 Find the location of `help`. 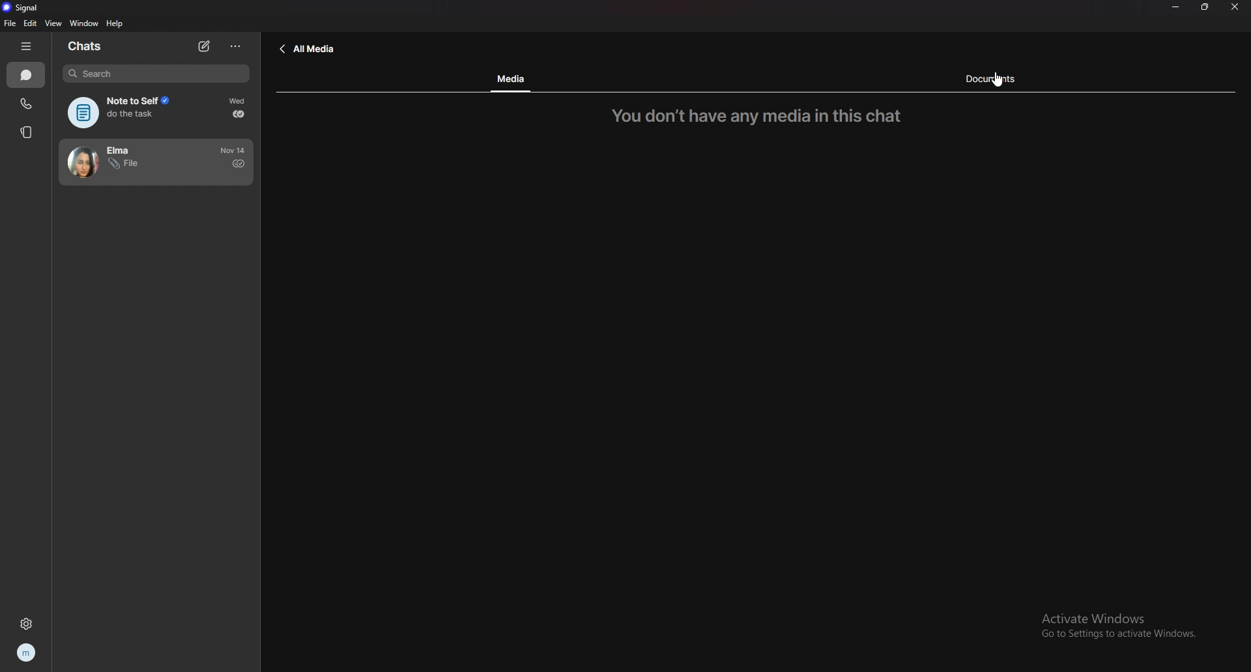

help is located at coordinates (114, 25).